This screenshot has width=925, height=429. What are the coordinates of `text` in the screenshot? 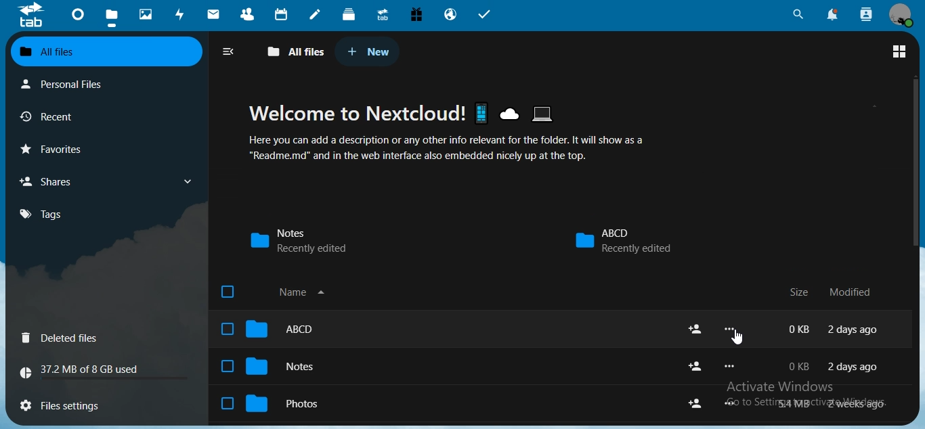 It's located at (835, 365).